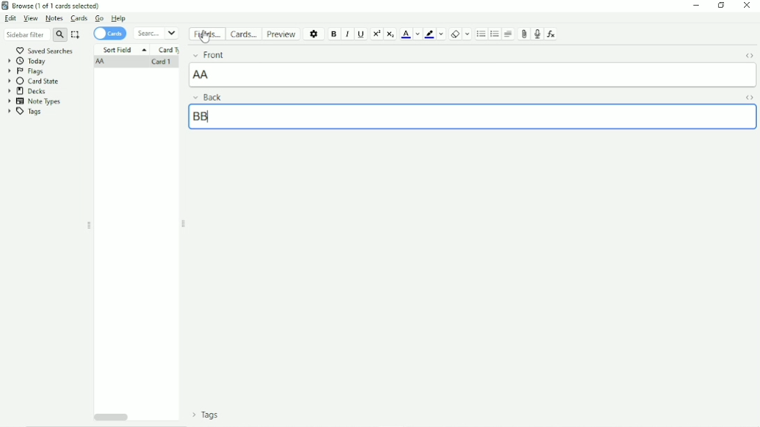 This screenshot has width=760, height=427. I want to click on Preview, so click(282, 34).